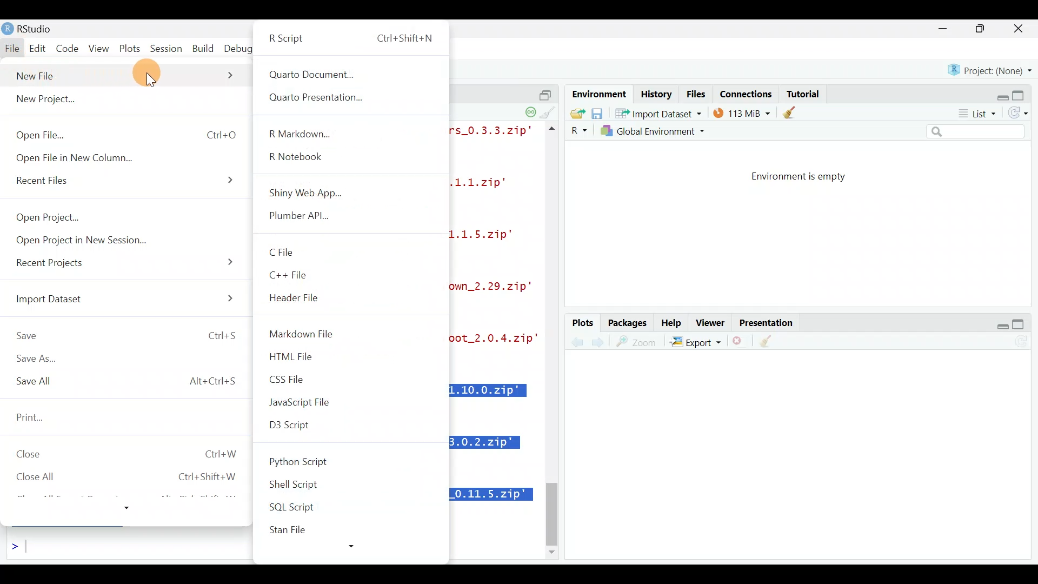 The width and height of the screenshot is (1038, 584). Describe the element at coordinates (790, 112) in the screenshot. I see `clear objects from the workspace` at that location.